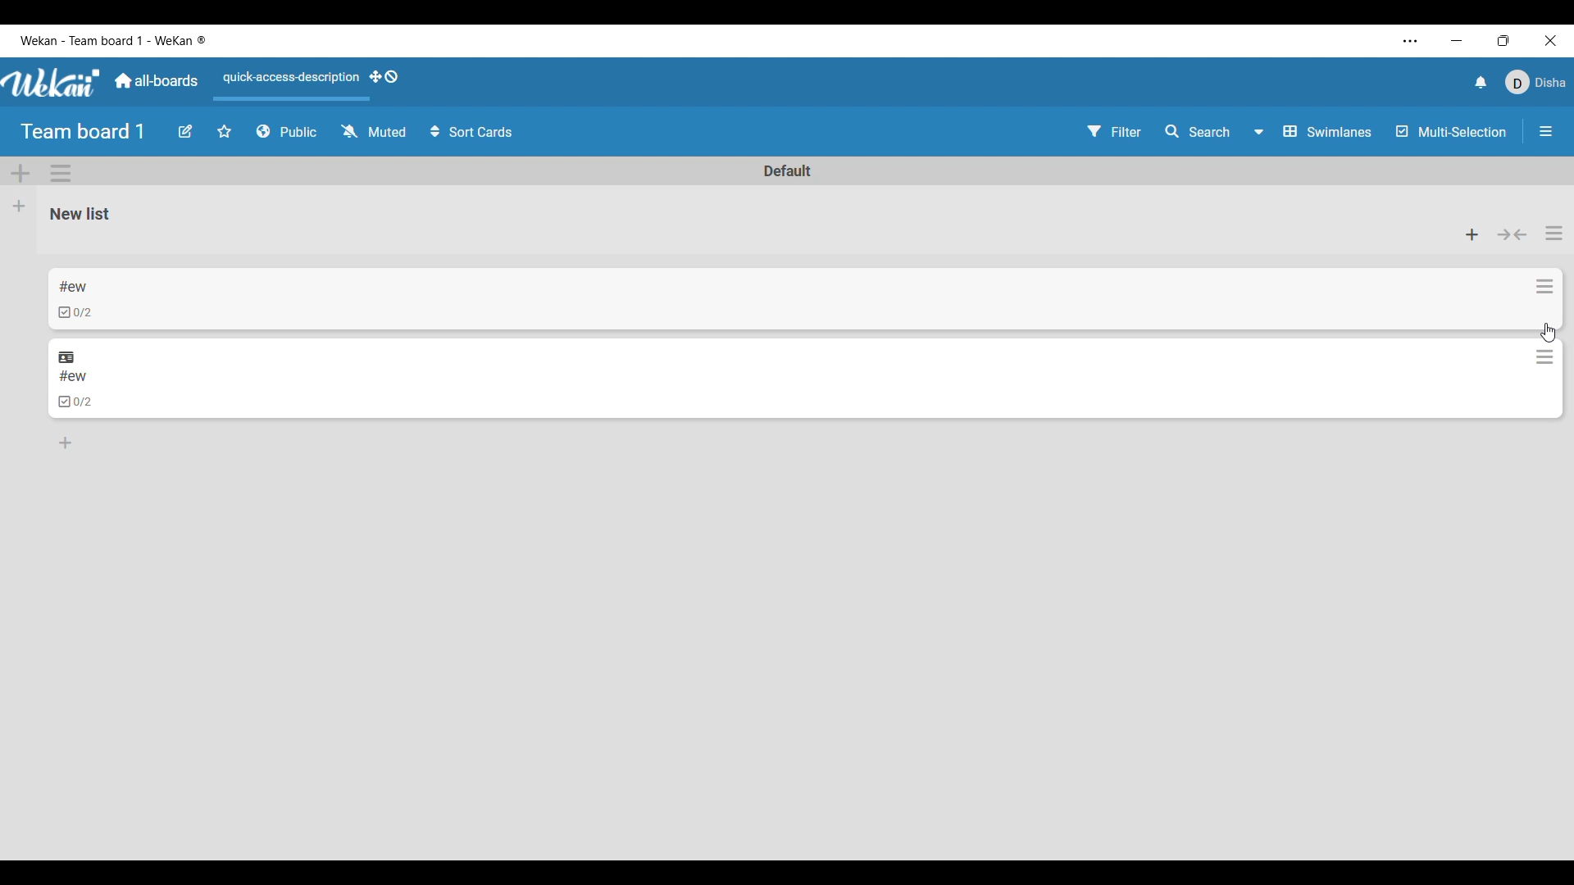  I want to click on Close interface, so click(1550, 40).